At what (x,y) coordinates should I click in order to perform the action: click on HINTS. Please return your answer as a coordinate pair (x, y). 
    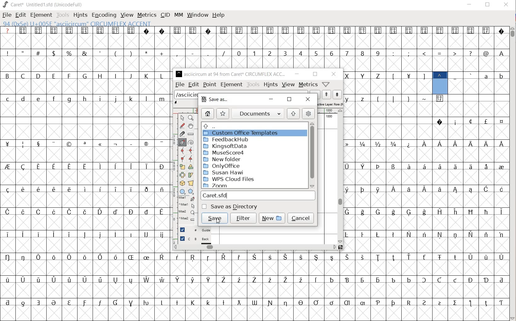
    Looking at the image, I should click on (80, 15).